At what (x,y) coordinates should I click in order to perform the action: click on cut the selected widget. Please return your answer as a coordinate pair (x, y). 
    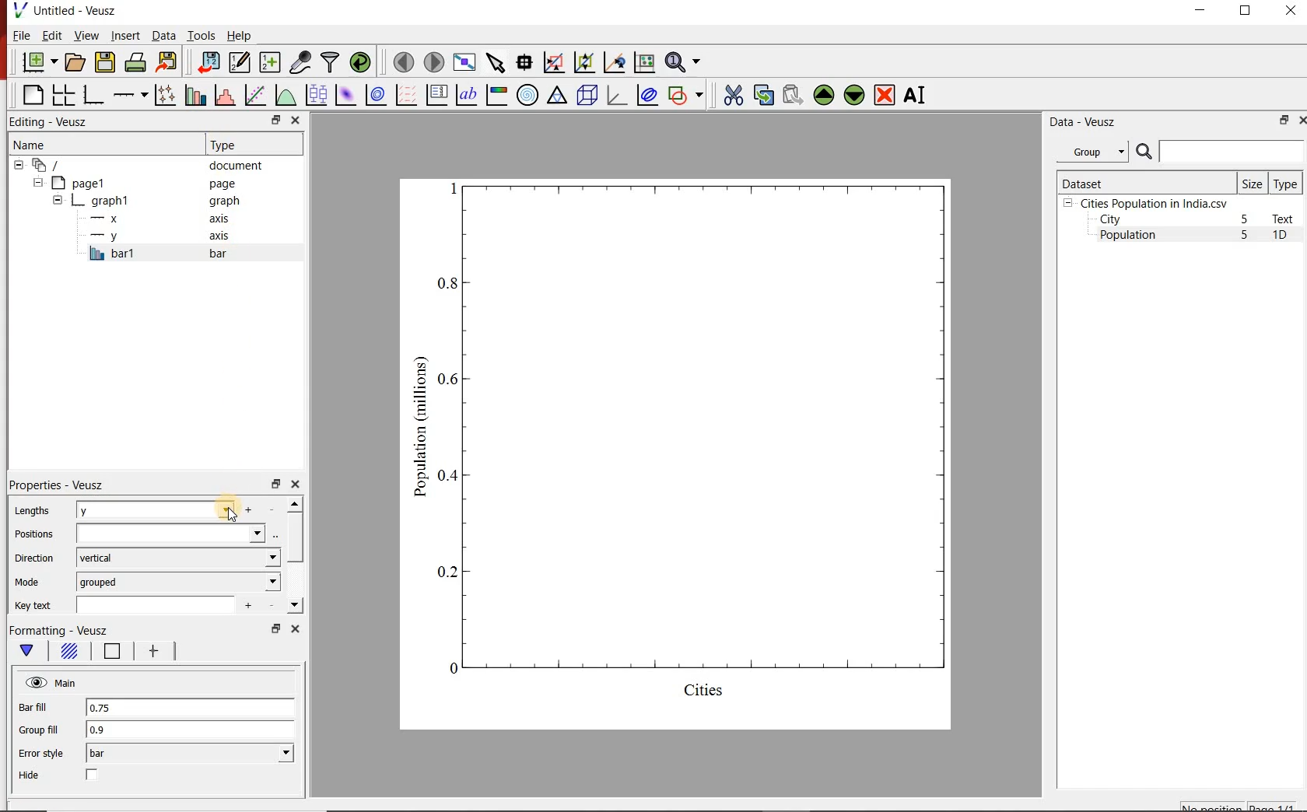
    Looking at the image, I should click on (731, 95).